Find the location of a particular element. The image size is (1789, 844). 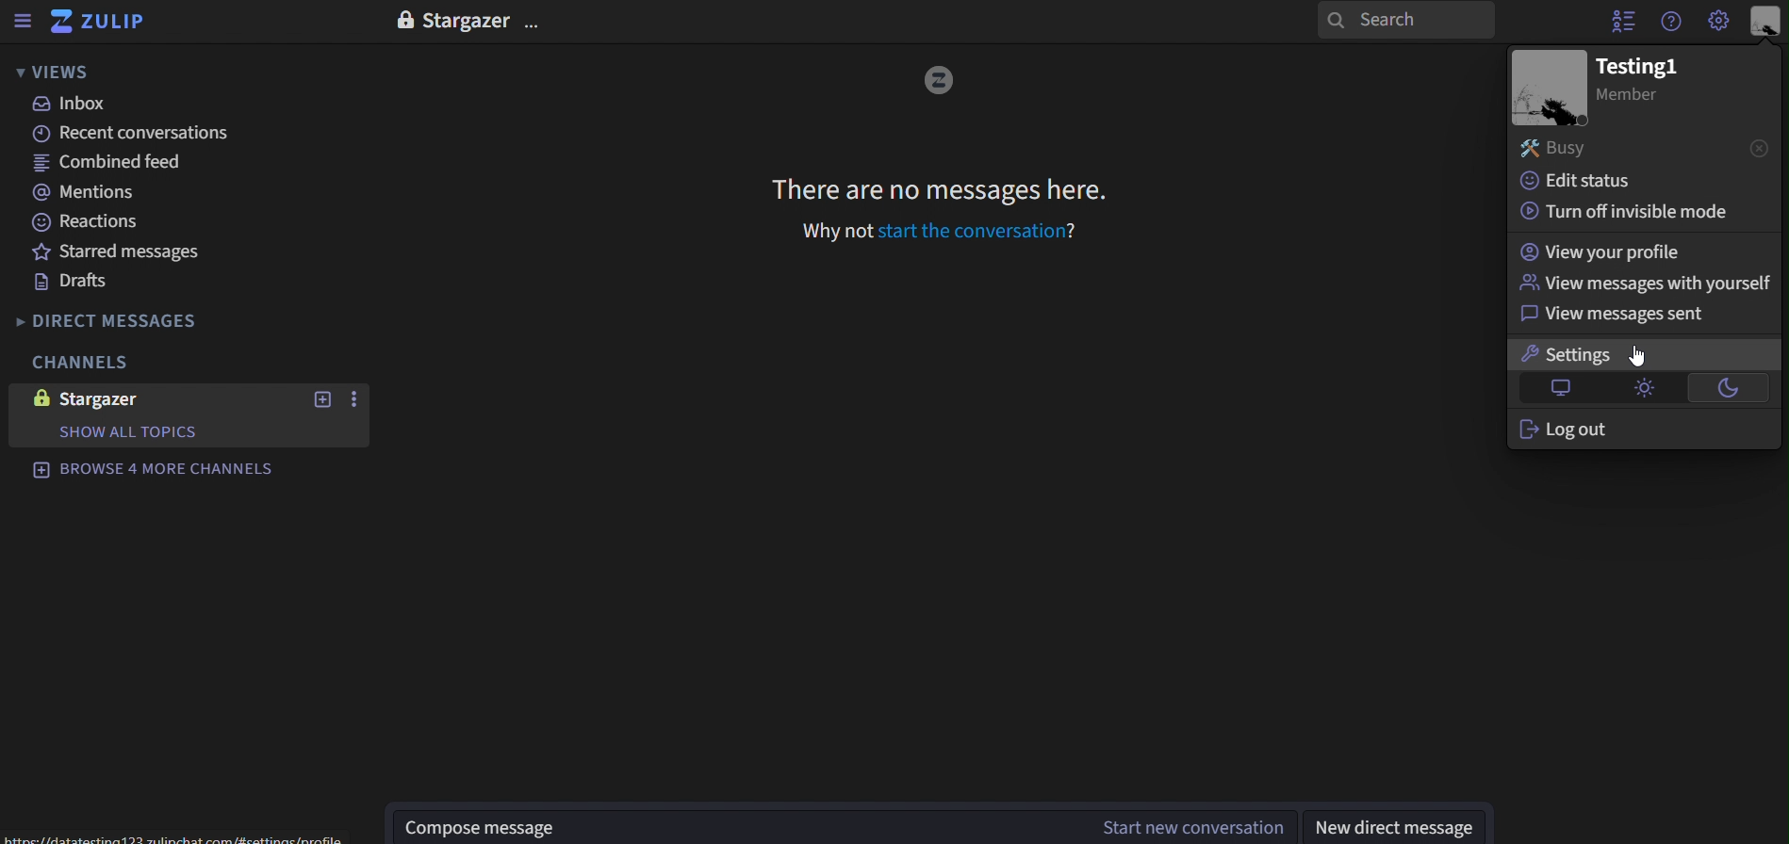

Testing1 is located at coordinates (1635, 66).